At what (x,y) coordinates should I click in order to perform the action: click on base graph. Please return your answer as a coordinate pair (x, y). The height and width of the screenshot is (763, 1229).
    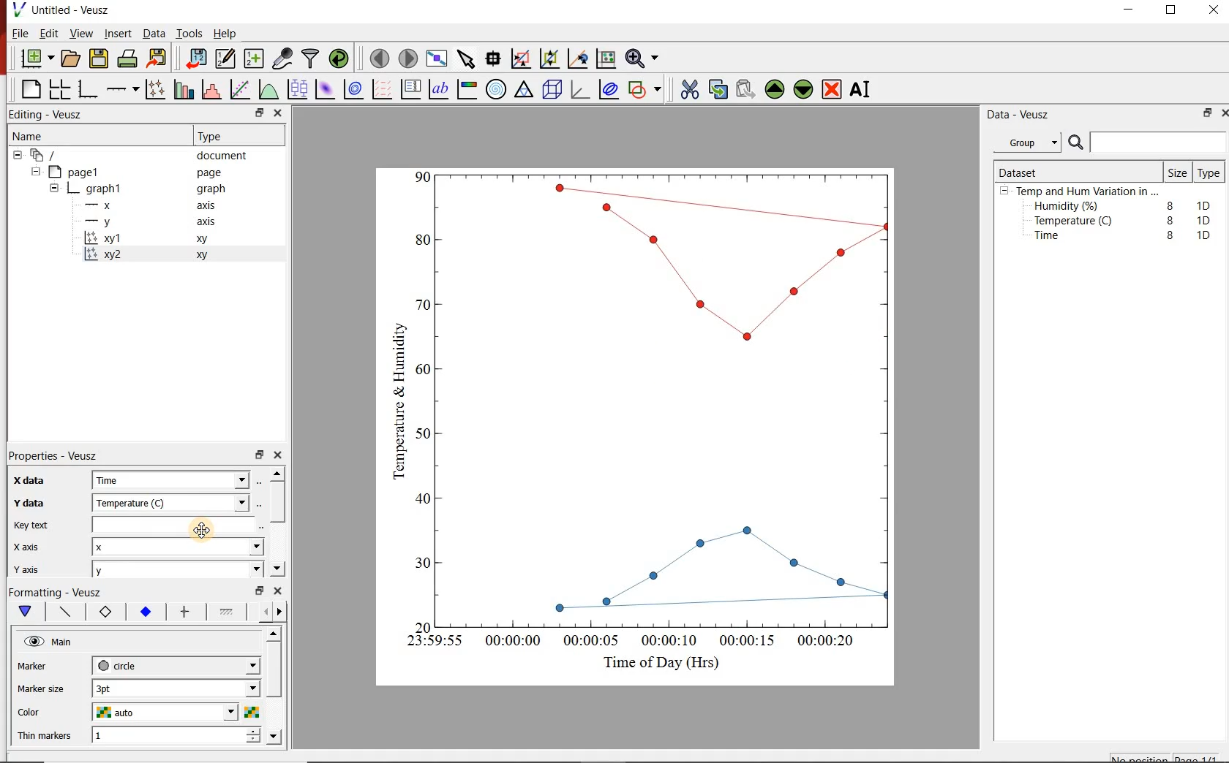
    Looking at the image, I should click on (89, 87).